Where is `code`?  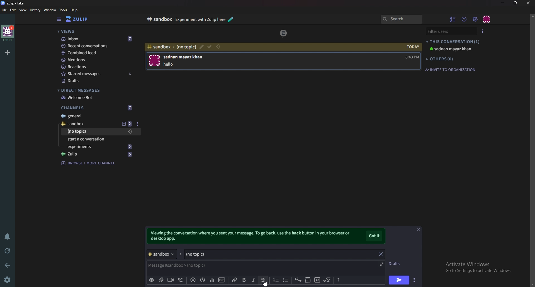
code is located at coordinates (316, 280).